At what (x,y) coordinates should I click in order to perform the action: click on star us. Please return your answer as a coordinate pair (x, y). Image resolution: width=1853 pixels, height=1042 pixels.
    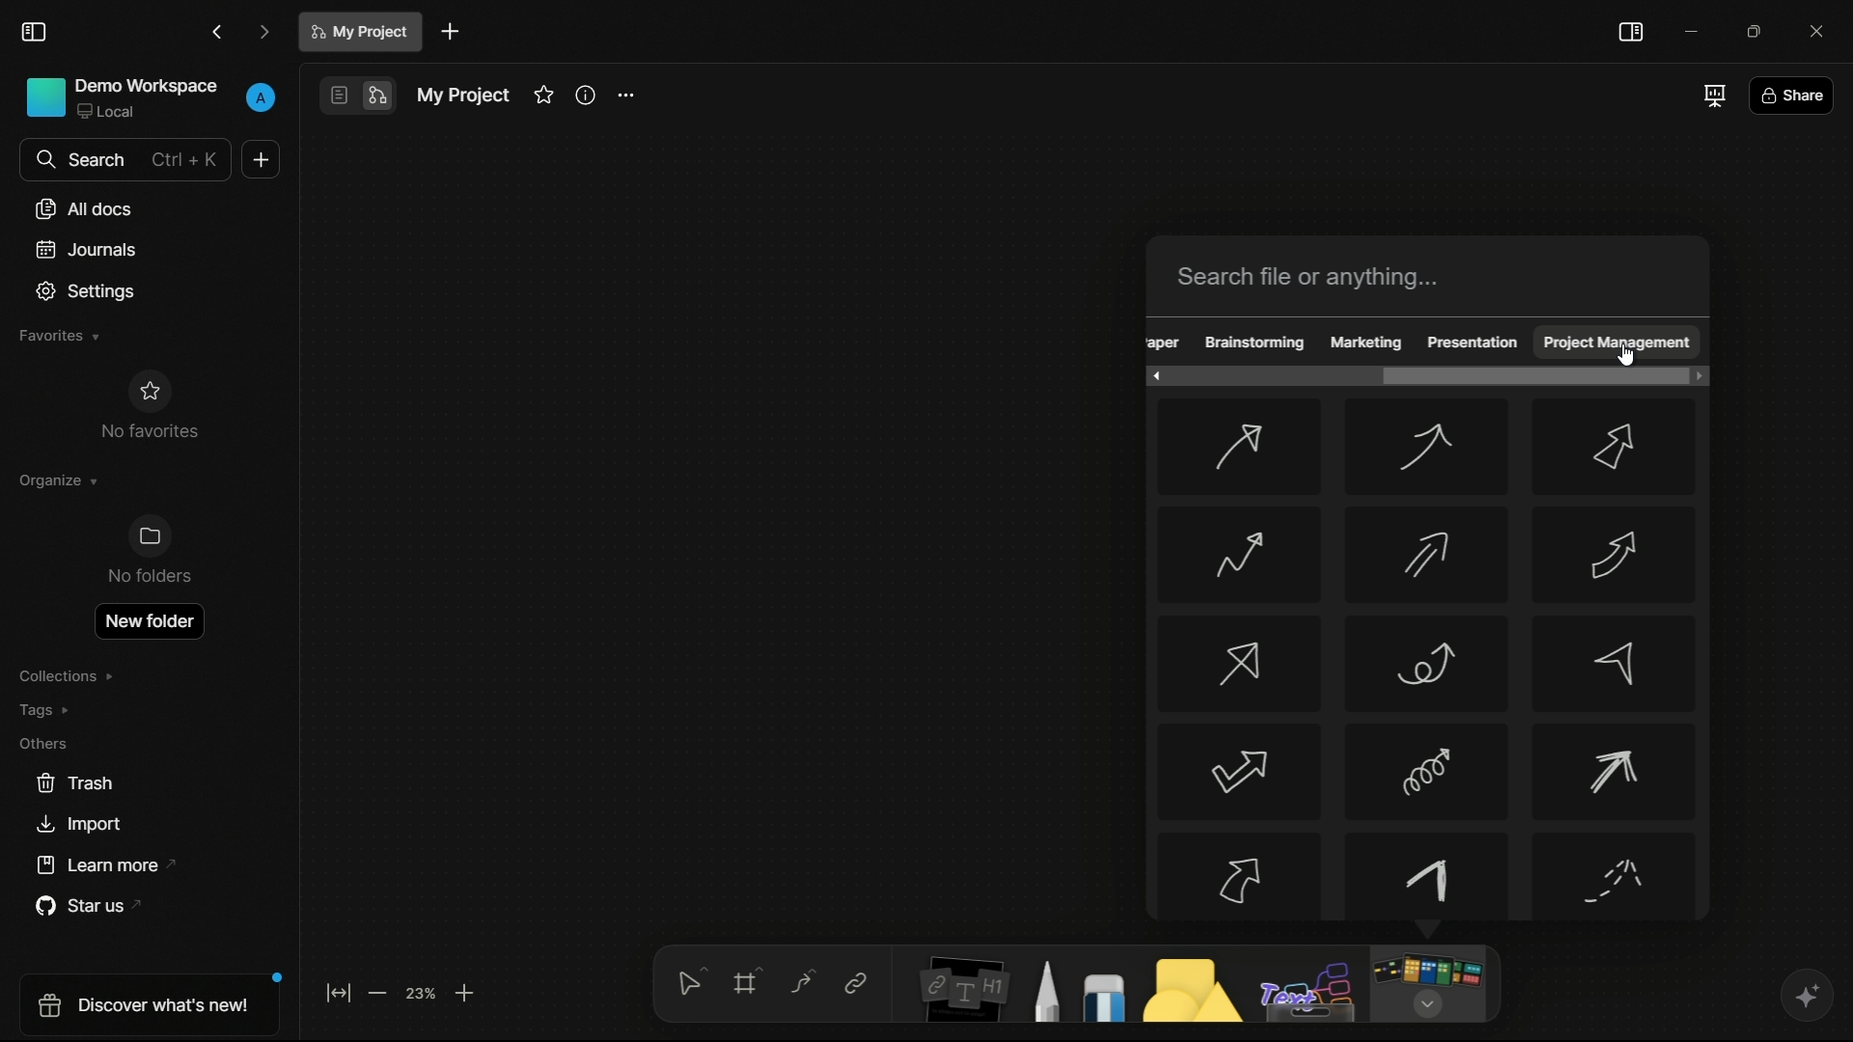
    Looking at the image, I should click on (95, 907).